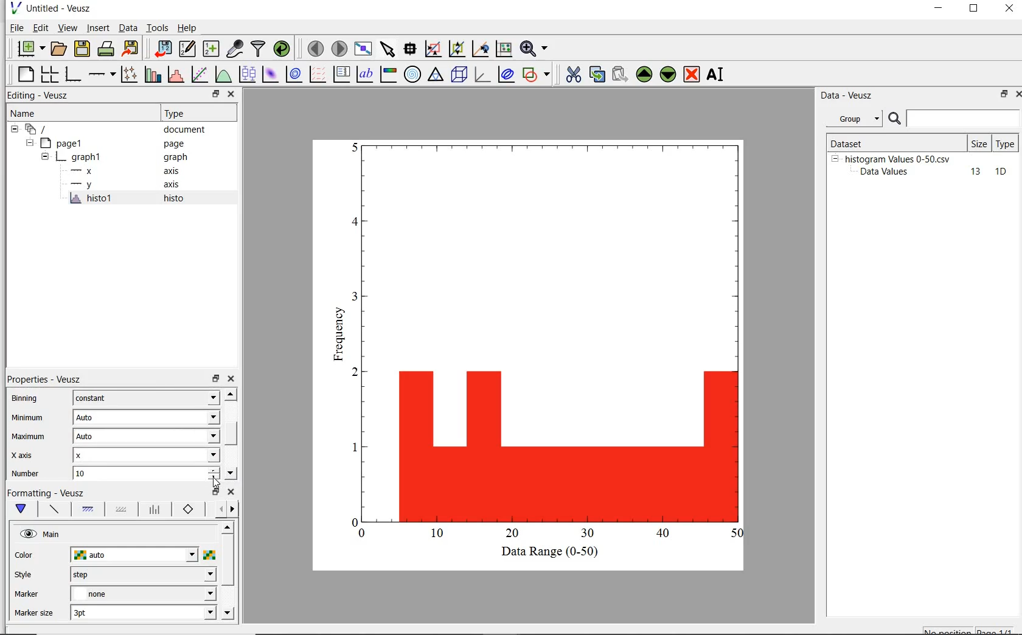  What do you see at coordinates (213, 47) in the screenshot?
I see `create new datasets using ranges, parametrically or as functions of existing datasets` at bounding box center [213, 47].